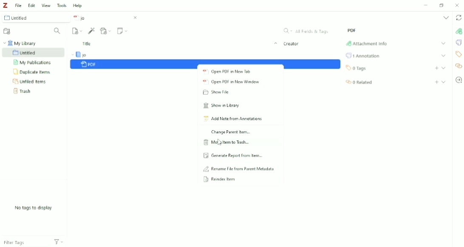 The height and width of the screenshot is (247, 464). Describe the element at coordinates (424, 5) in the screenshot. I see `Minimize` at that location.